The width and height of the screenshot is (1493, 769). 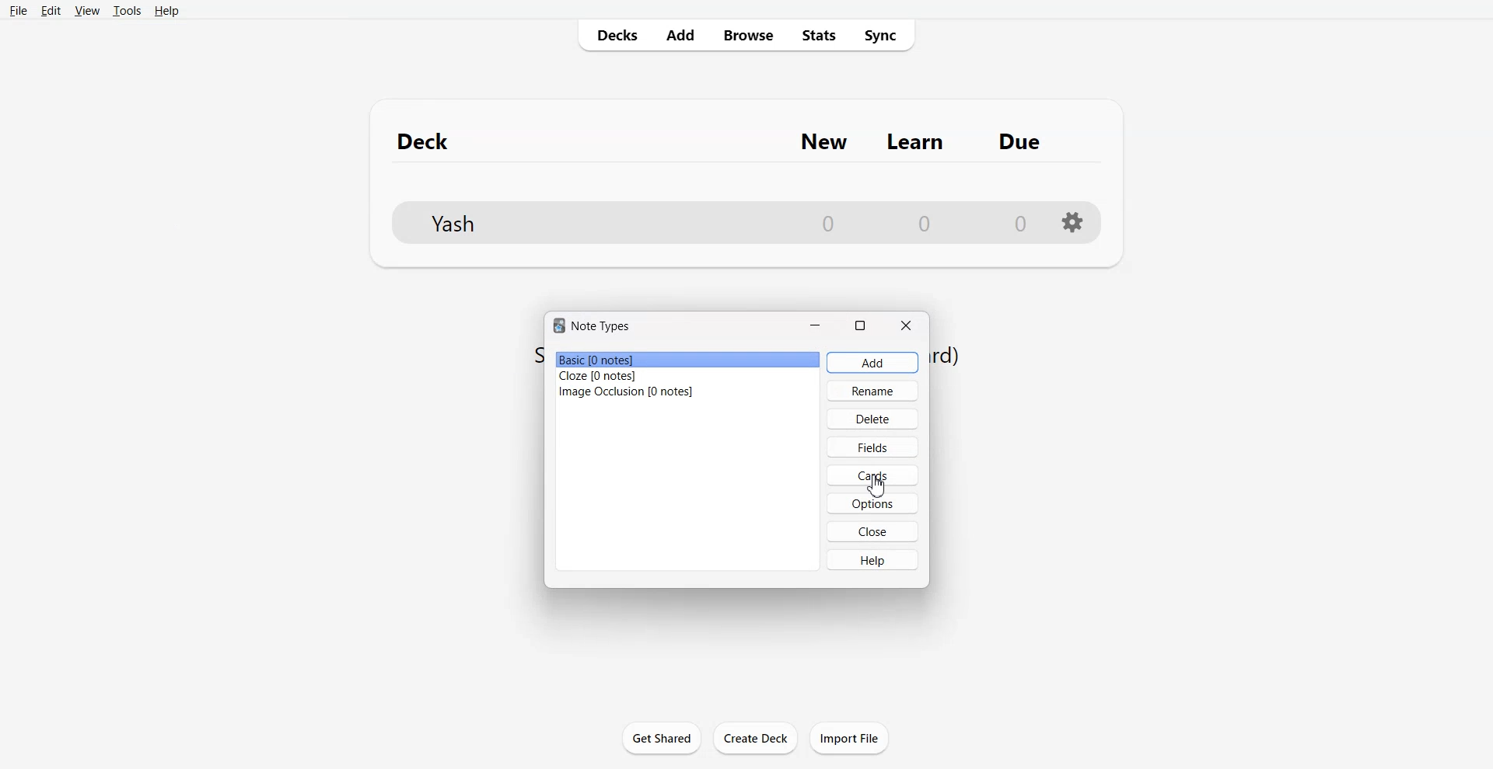 What do you see at coordinates (883, 488) in the screenshot?
I see `cursor` at bounding box center [883, 488].